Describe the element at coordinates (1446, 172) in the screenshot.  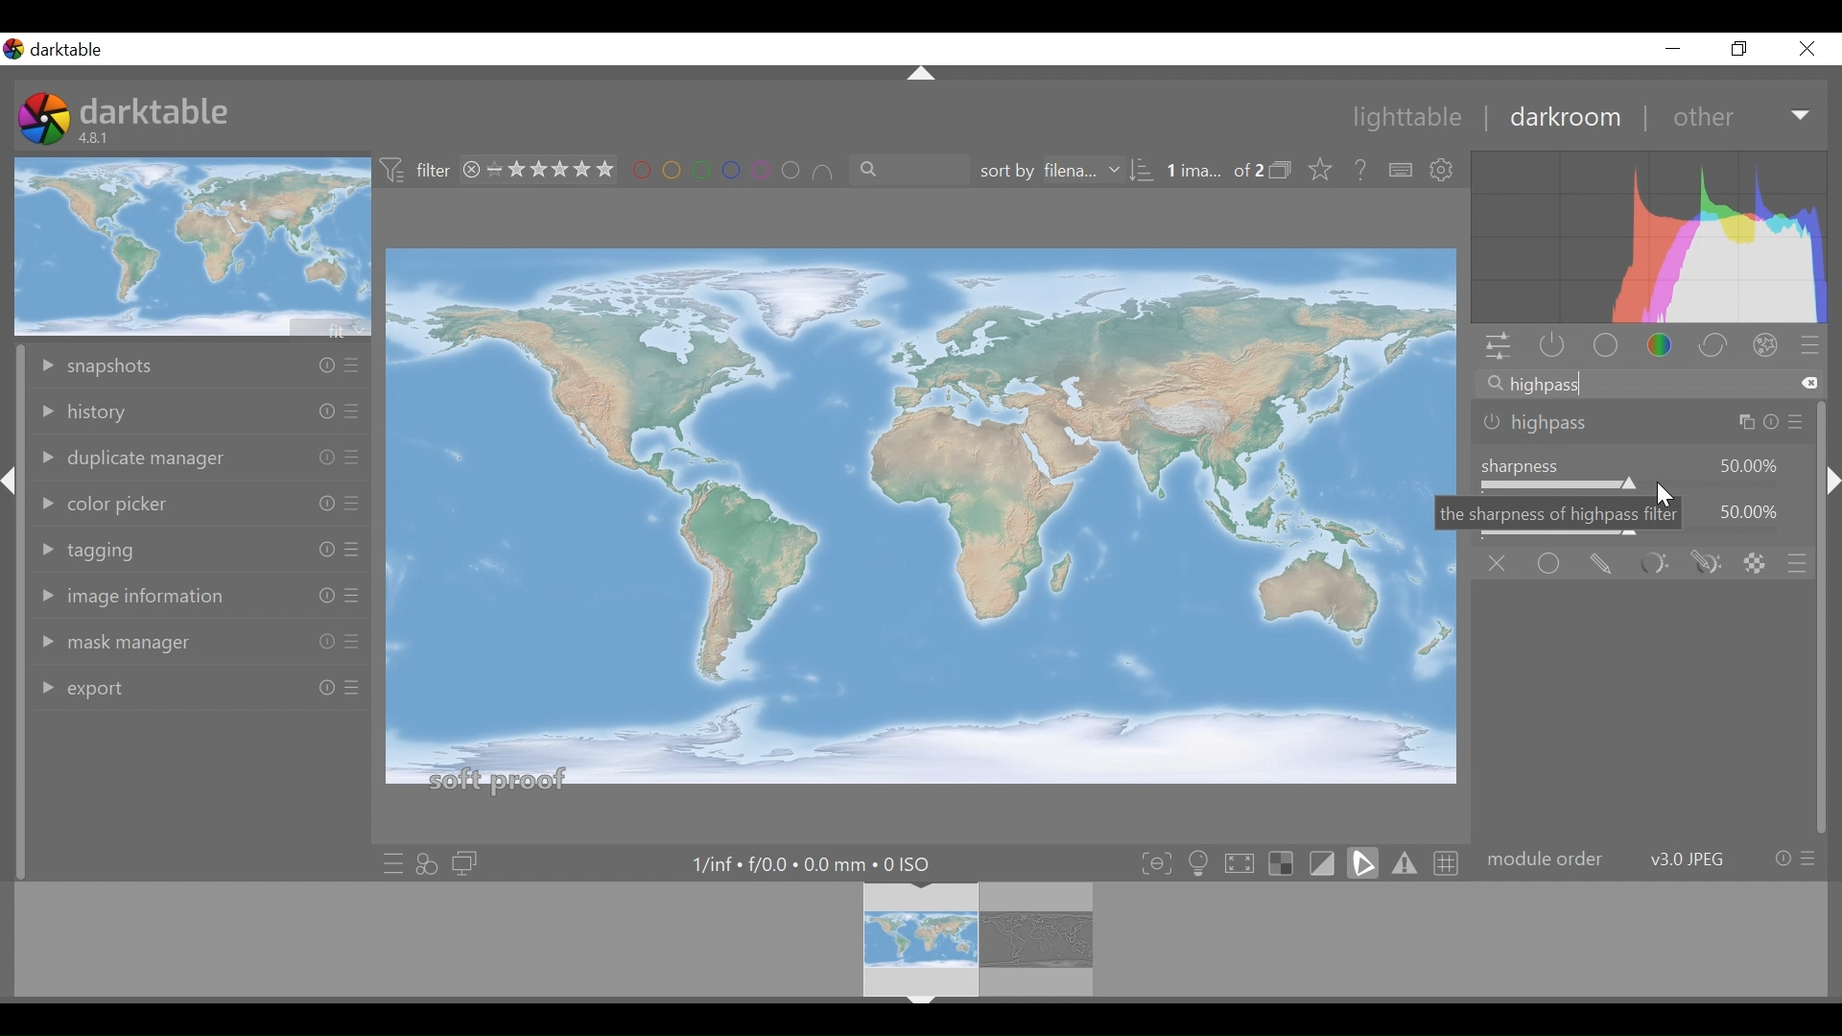
I see `show global preferences` at that location.